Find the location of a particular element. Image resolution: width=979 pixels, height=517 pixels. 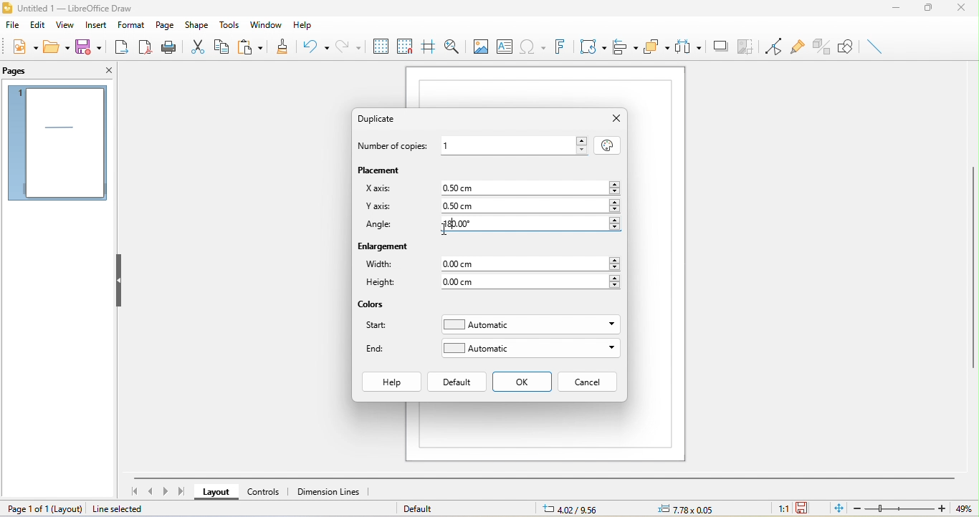

print is located at coordinates (171, 49).